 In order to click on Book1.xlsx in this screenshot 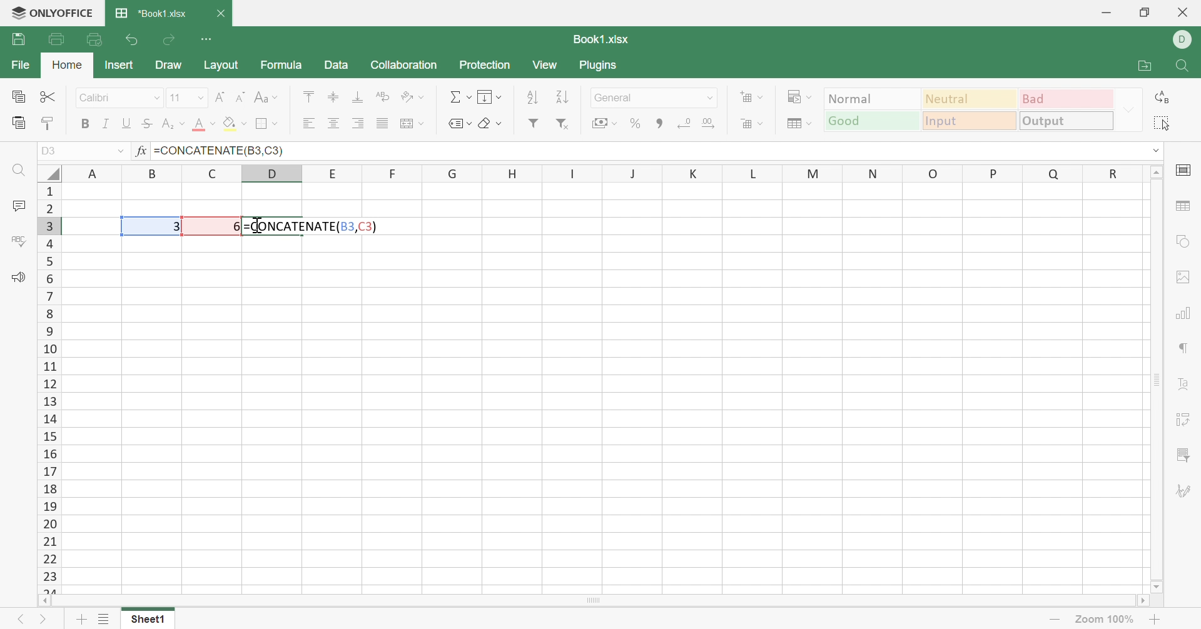, I will do `click(600, 38)`.